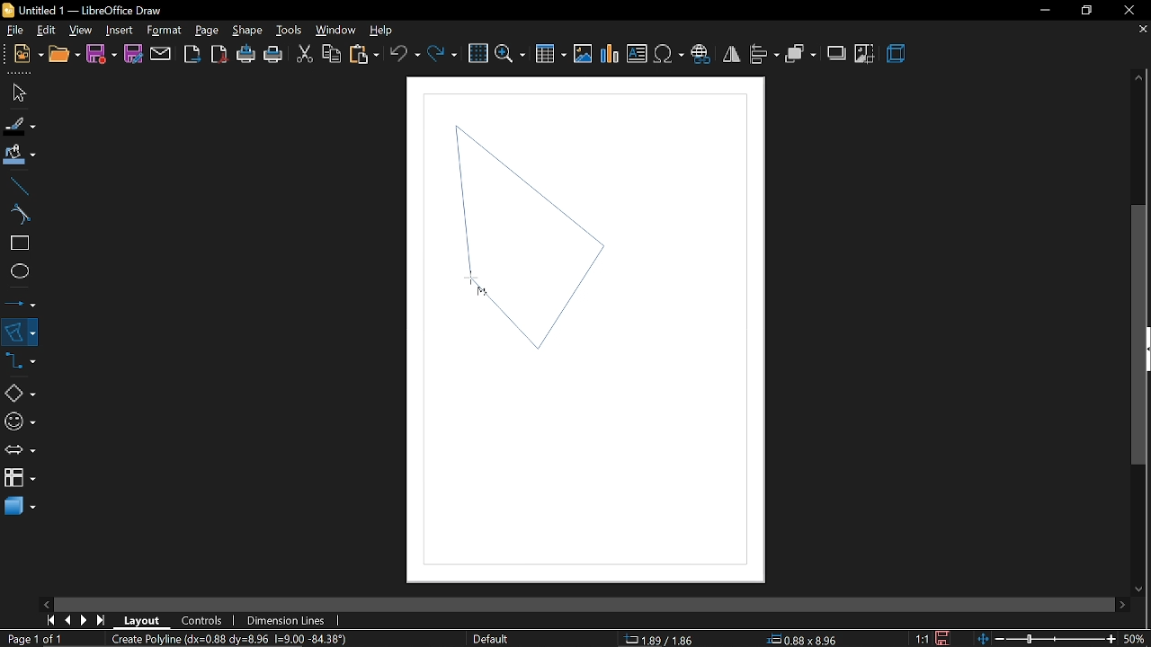 This screenshot has width=1151, height=647. I want to click on change zoom, so click(1046, 637).